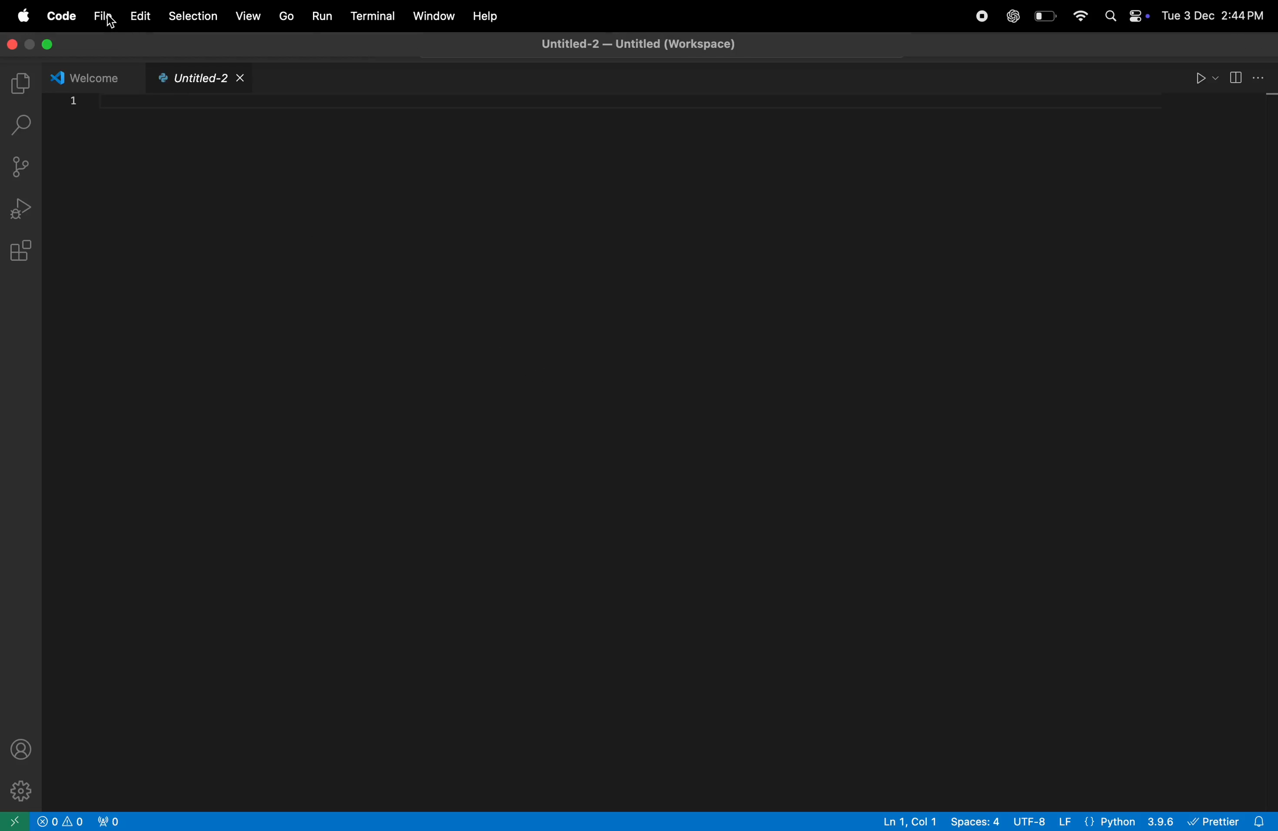 This screenshot has width=1278, height=831. I want to click on search, so click(23, 128).